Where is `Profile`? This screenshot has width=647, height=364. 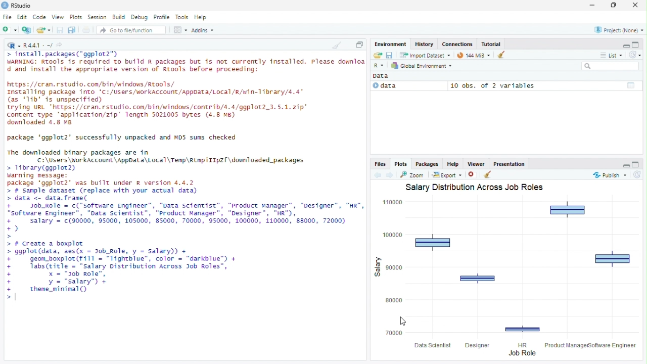
Profile is located at coordinates (162, 17).